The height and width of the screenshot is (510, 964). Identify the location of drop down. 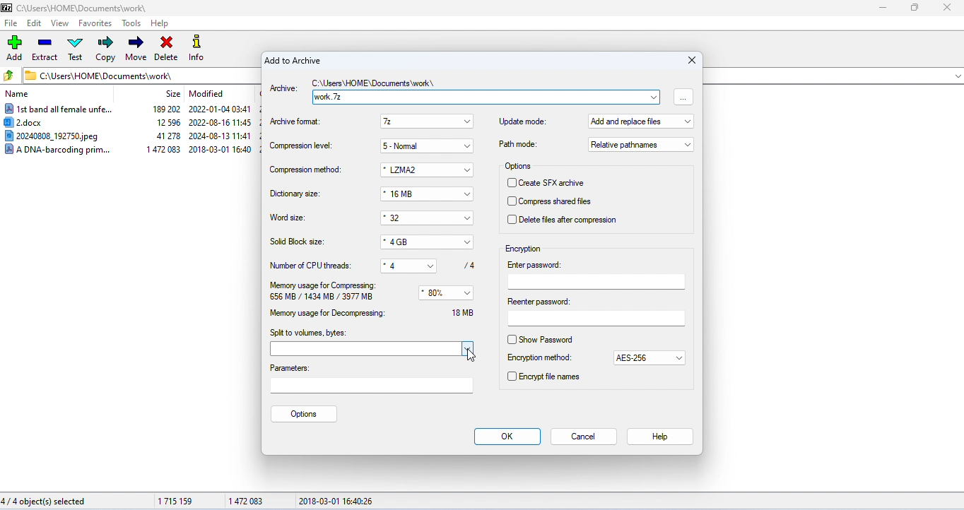
(470, 146).